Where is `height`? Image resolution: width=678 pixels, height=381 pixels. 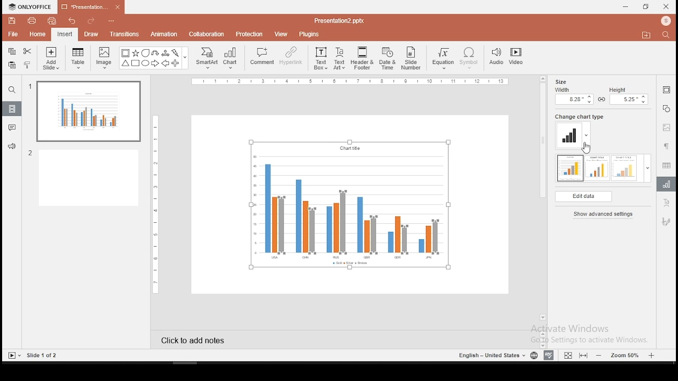
height is located at coordinates (629, 96).